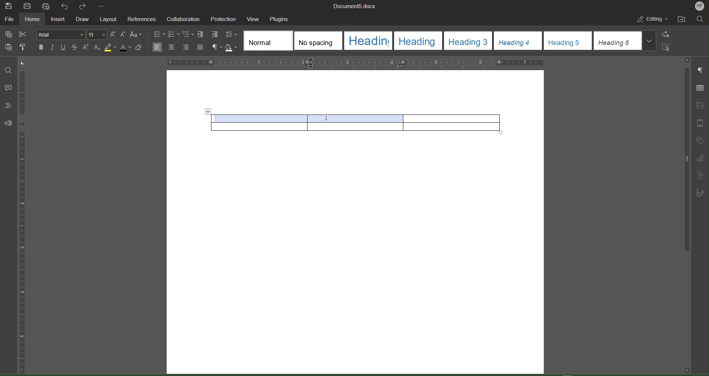 This screenshot has height=376, width=709. I want to click on Feedback and Support, so click(9, 123).